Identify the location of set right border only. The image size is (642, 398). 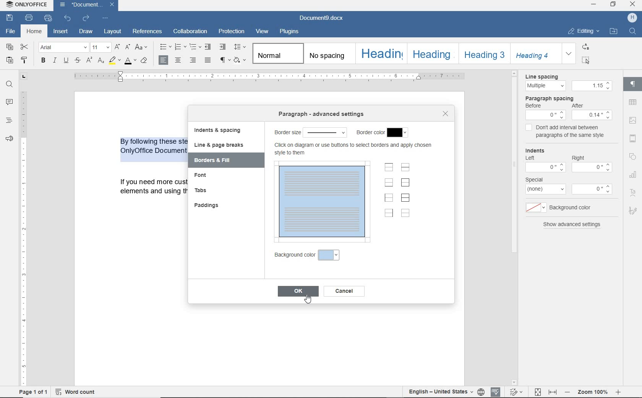
(388, 213).